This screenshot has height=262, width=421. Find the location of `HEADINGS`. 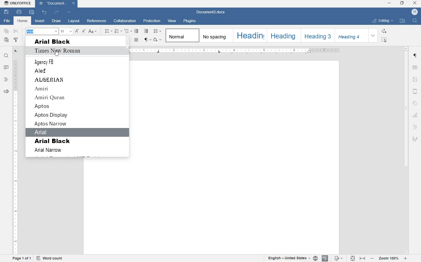

HEADINGS is located at coordinates (6, 80).